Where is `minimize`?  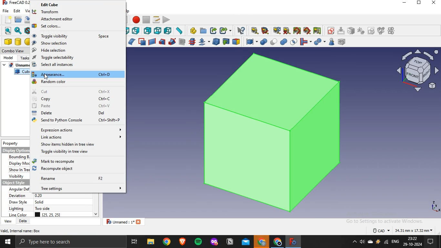 minimize is located at coordinates (404, 3).